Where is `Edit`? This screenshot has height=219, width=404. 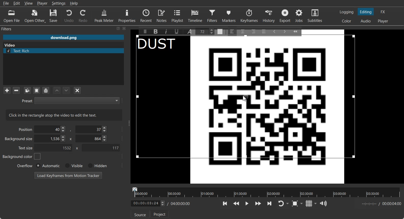 Edit is located at coordinates (17, 3).